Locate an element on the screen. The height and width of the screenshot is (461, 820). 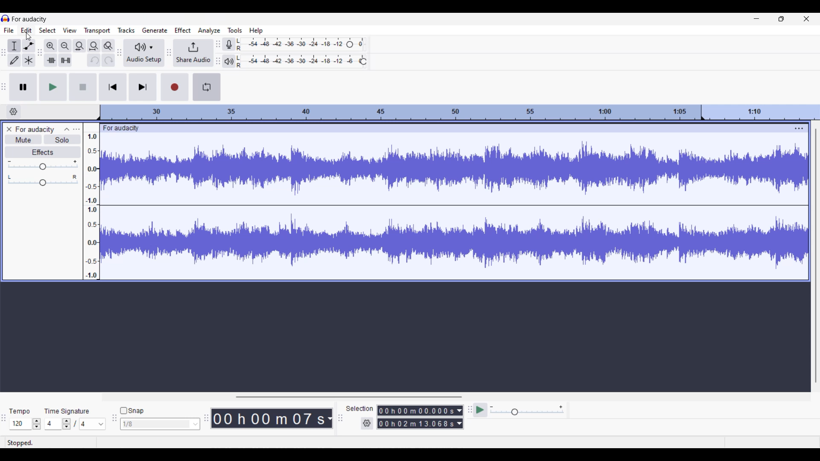
Audio setup is located at coordinates (144, 53).